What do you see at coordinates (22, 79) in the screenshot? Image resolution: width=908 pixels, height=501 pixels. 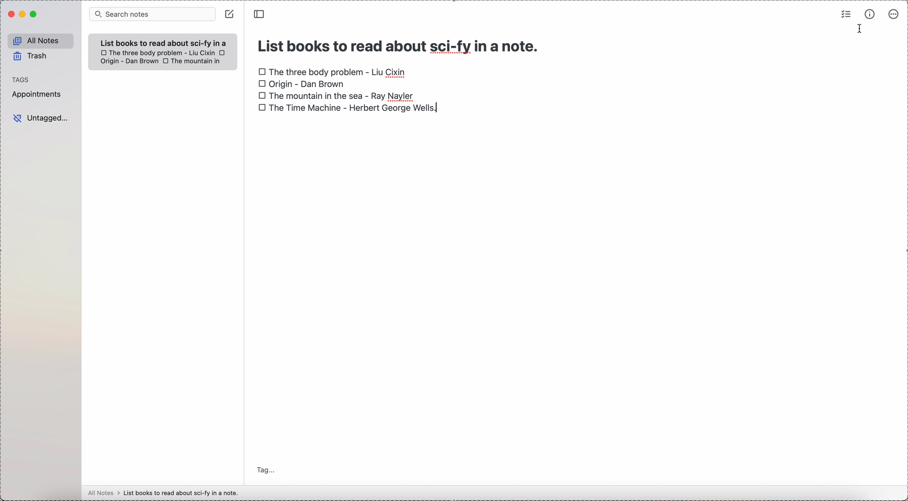 I see `tags` at bounding box center [22, 79].